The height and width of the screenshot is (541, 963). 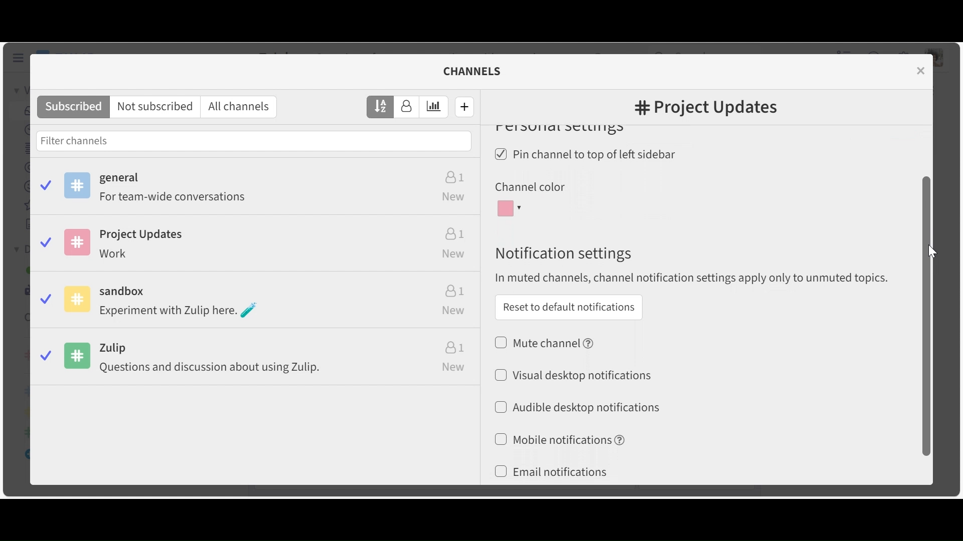 I want to click on channels, so click(x=478, y=71).